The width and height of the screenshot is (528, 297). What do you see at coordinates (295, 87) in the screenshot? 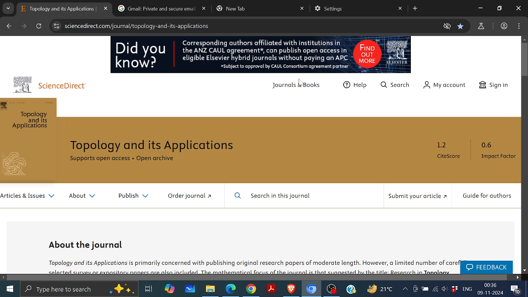
I see `journal and books` at bounding box center [295, 87].